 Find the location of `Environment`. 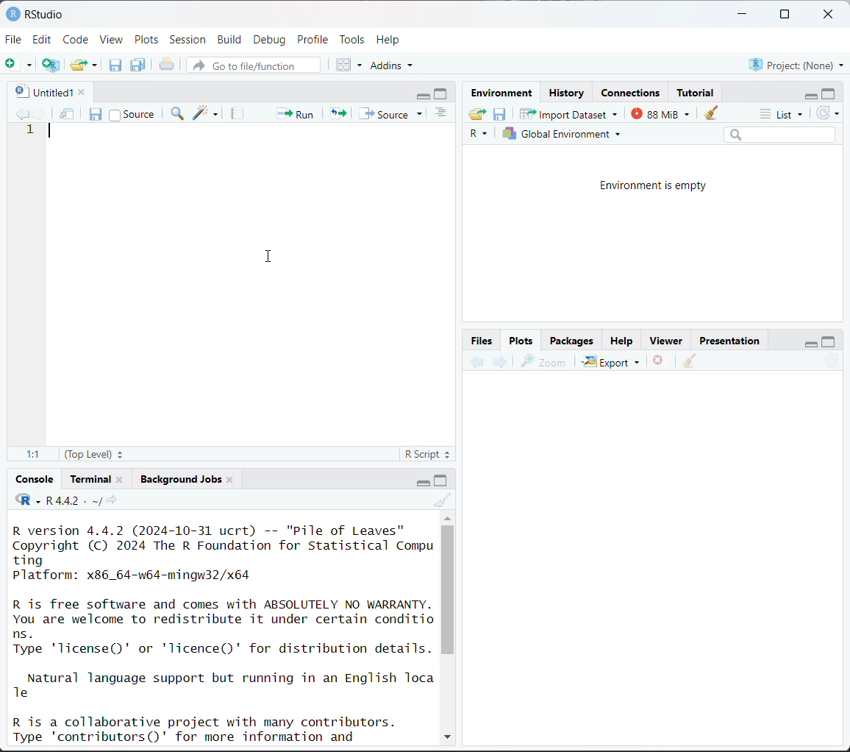

Environment is located at coordinates (504, 93).